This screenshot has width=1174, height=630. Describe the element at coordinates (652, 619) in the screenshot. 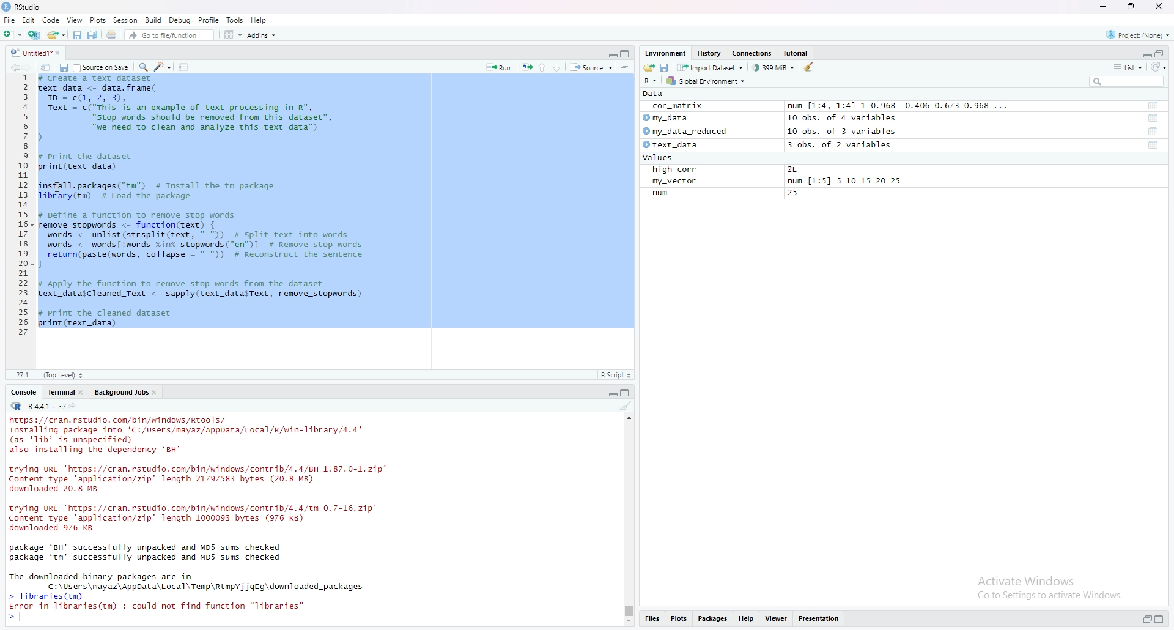

I see `files` at that location.